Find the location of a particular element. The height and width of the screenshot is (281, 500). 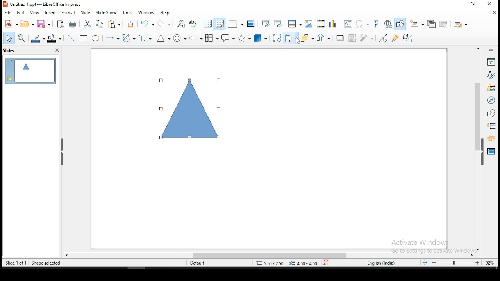

0.00x 0.00 is located at coordinates (304, 263).